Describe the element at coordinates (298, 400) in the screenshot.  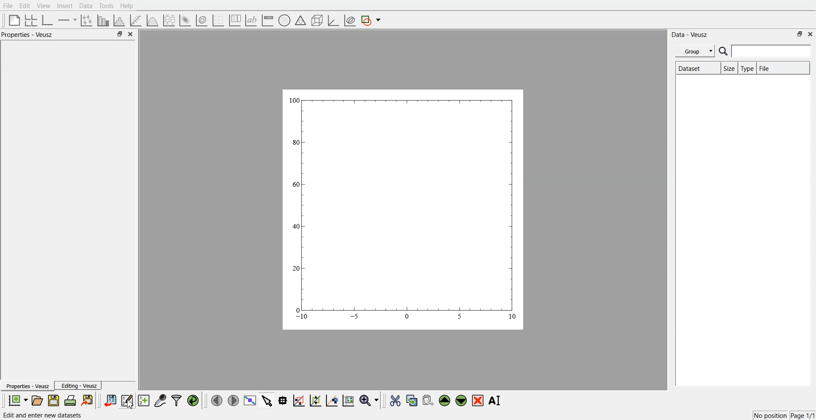
I see `draw a rectangle on zoom graph axes` at that location.